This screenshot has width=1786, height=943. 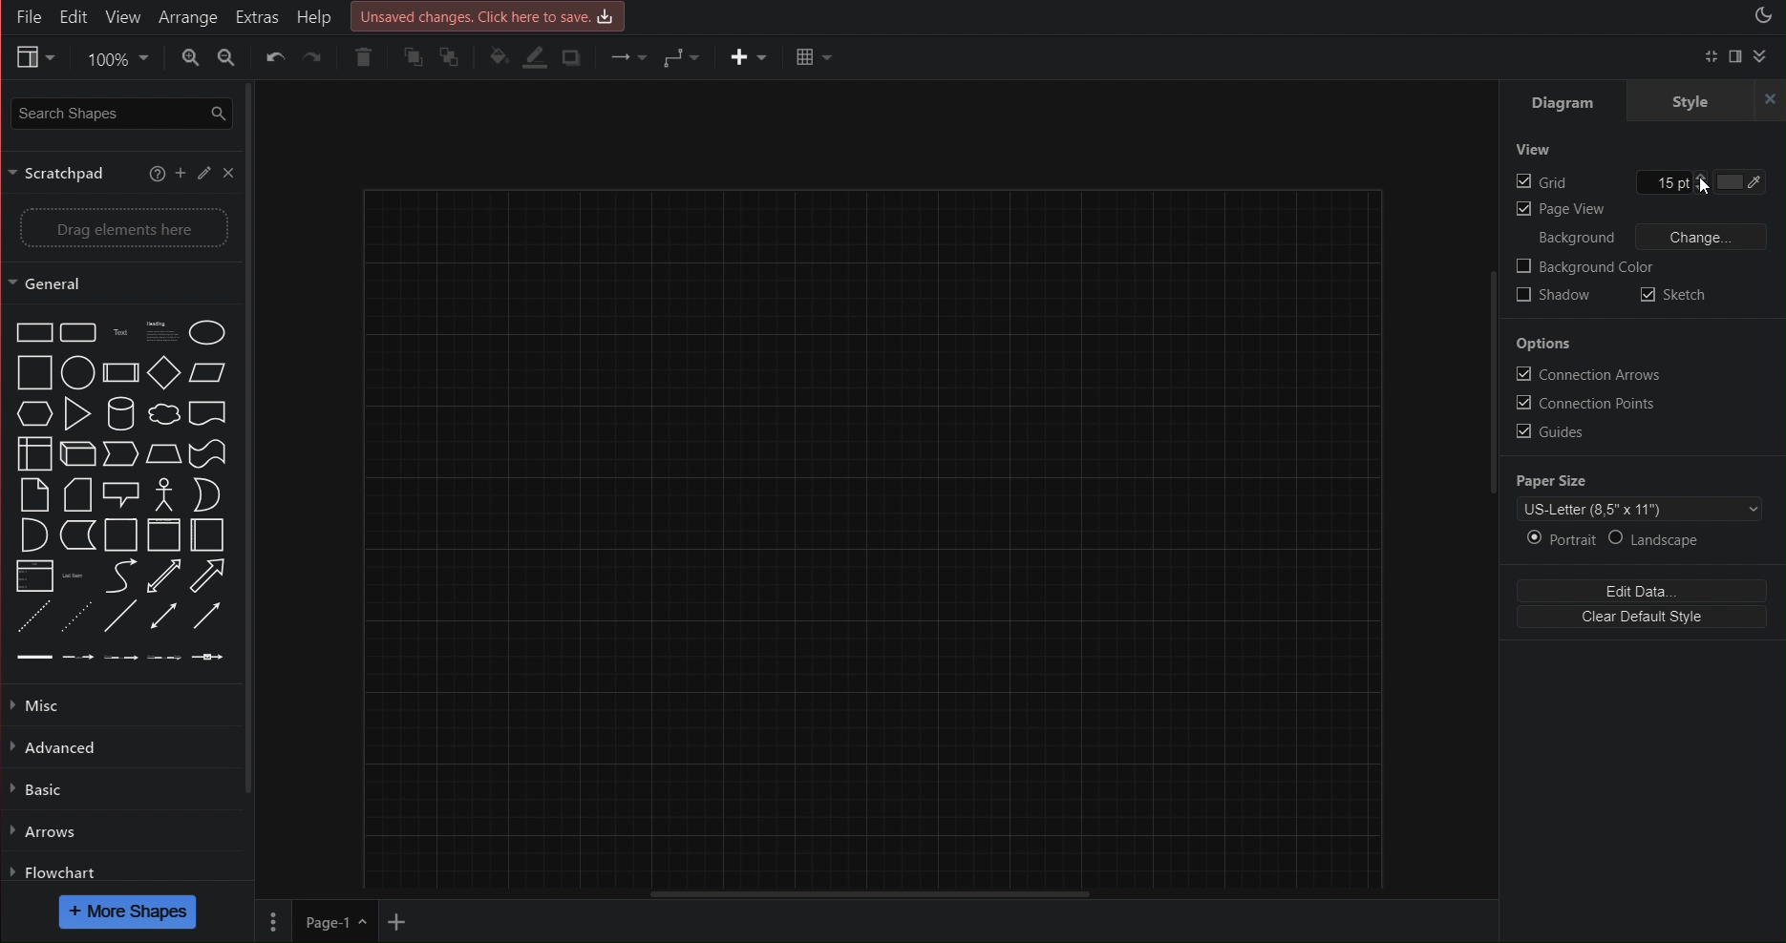 What do you see at coordinates (117, 370) in the screenshot?
I see `Square` at bounding box center [117, 370].